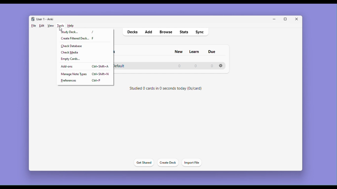 The image size is (337, 189). What do you see at coordinates (71, 32) in the screenshot?
I see `Study deck` at bounding box center [71, 32].